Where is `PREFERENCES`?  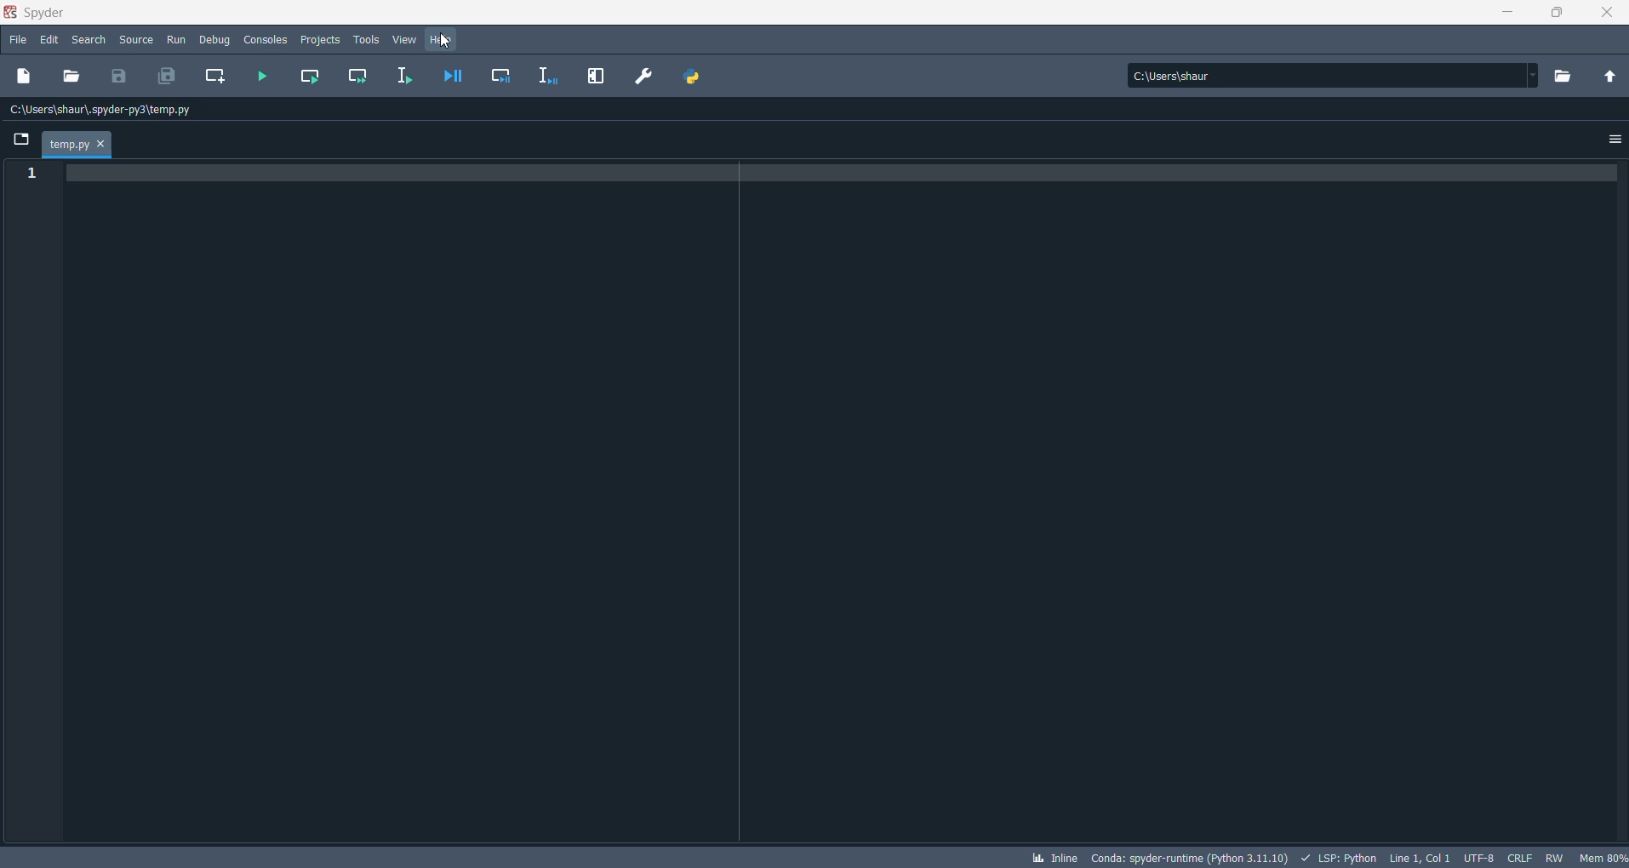
PREFERENCES is located at coordinates (644, 78).